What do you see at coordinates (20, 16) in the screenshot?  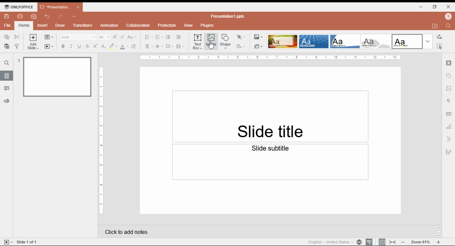 I see `print file` at bounding box center [20, 16].